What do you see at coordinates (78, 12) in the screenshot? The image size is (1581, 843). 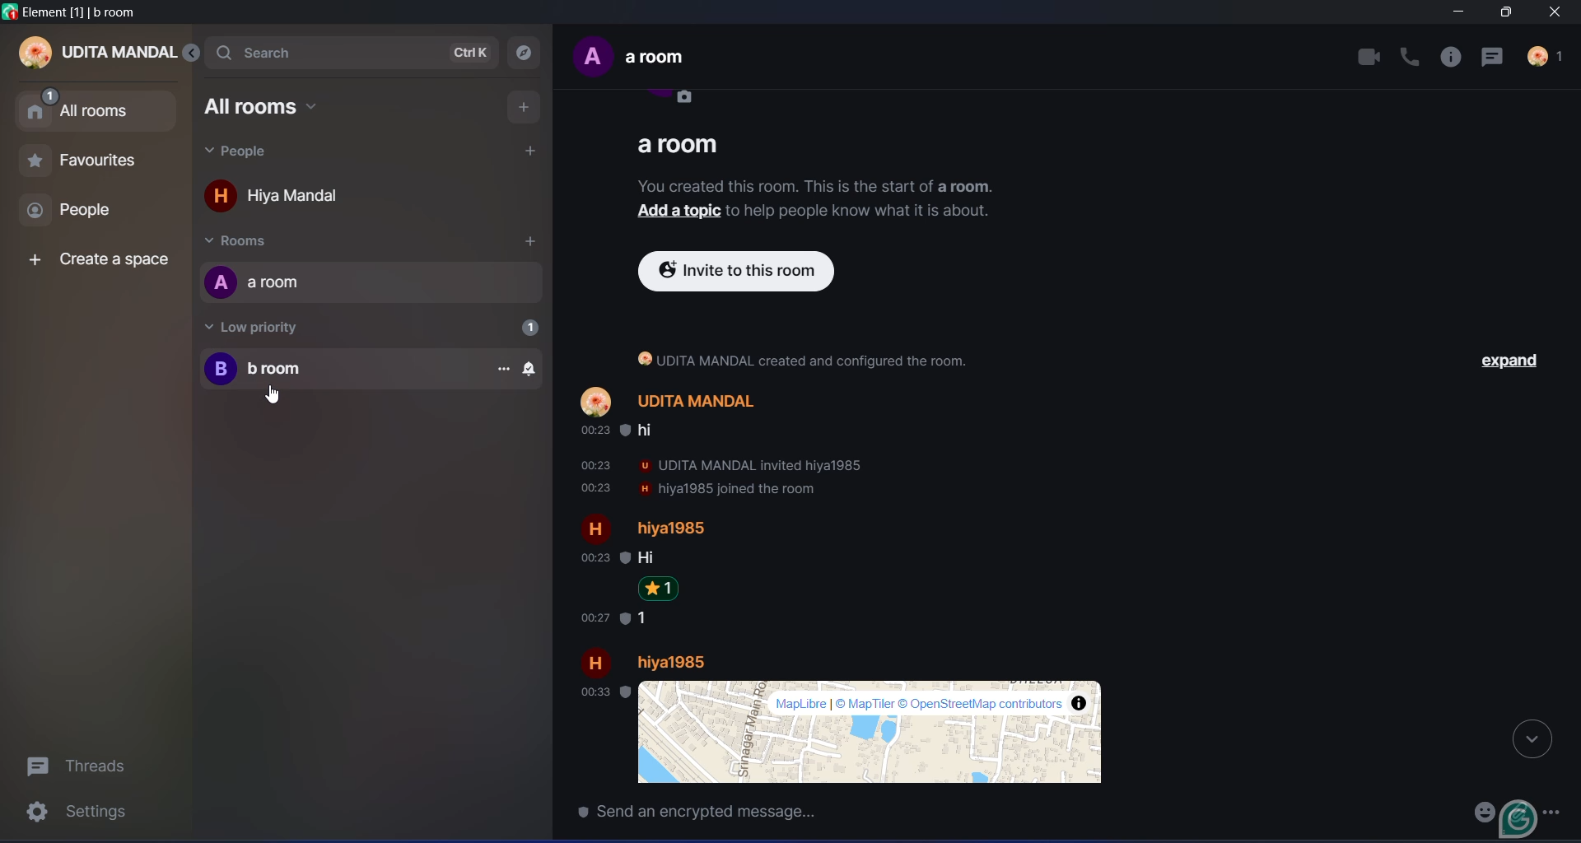 I see `Element [1] | a room` at bounding box center [78, 12].